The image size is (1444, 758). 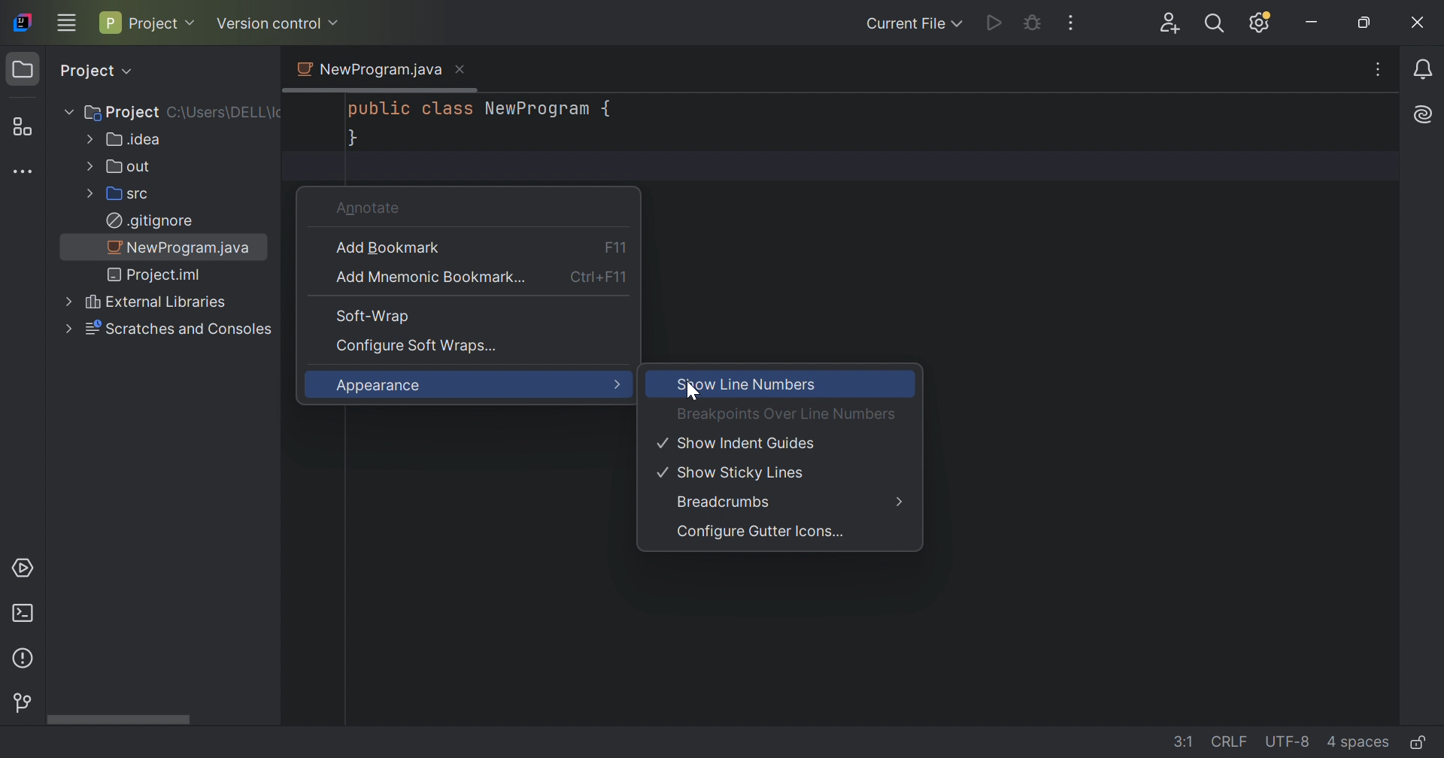 What do you see at coordinates (150, 220) in the screenshot?
I see `.gitignore` at bounding box center [150, 220].